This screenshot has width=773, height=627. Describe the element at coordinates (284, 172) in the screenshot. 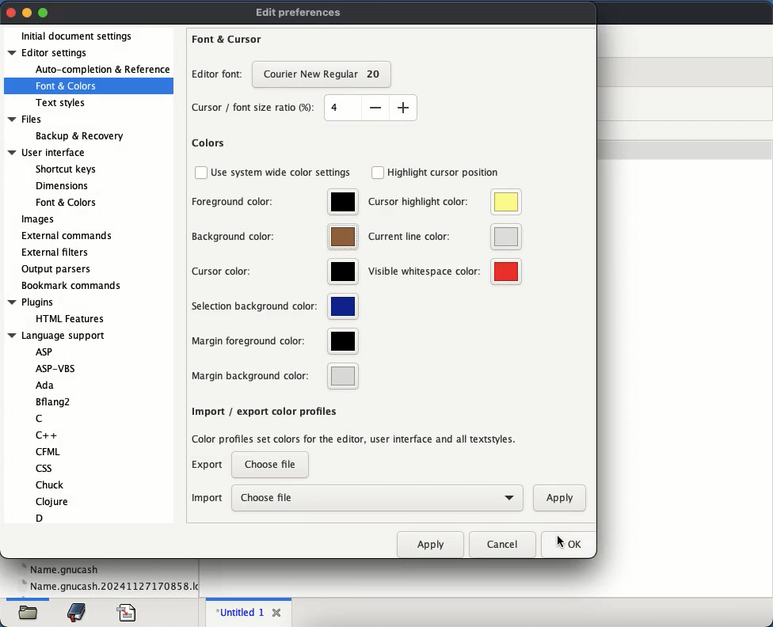

I see `use system wide color settings` at that location.